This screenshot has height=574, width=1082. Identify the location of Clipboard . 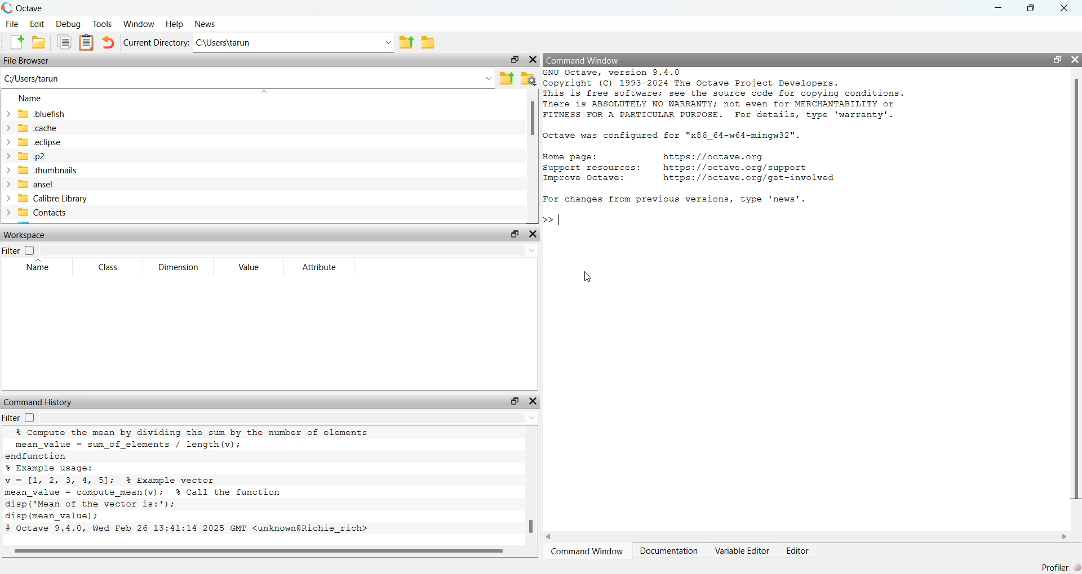
(87, 43).